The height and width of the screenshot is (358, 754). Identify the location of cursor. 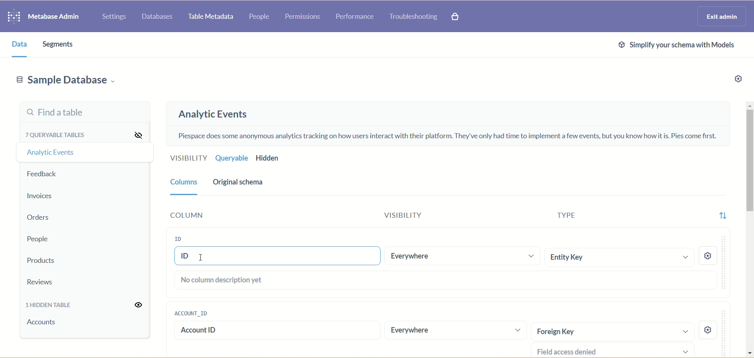
(201, 257).